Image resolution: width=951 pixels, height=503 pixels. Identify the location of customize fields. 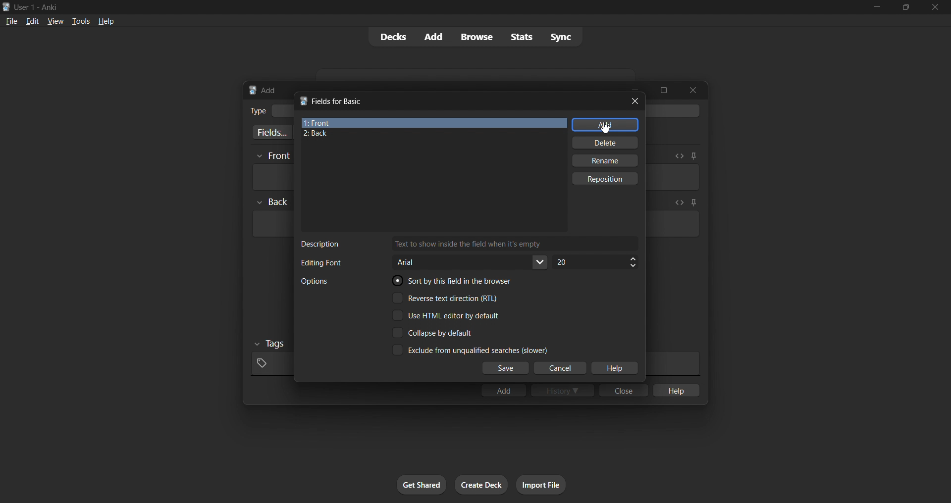
(270, 132).